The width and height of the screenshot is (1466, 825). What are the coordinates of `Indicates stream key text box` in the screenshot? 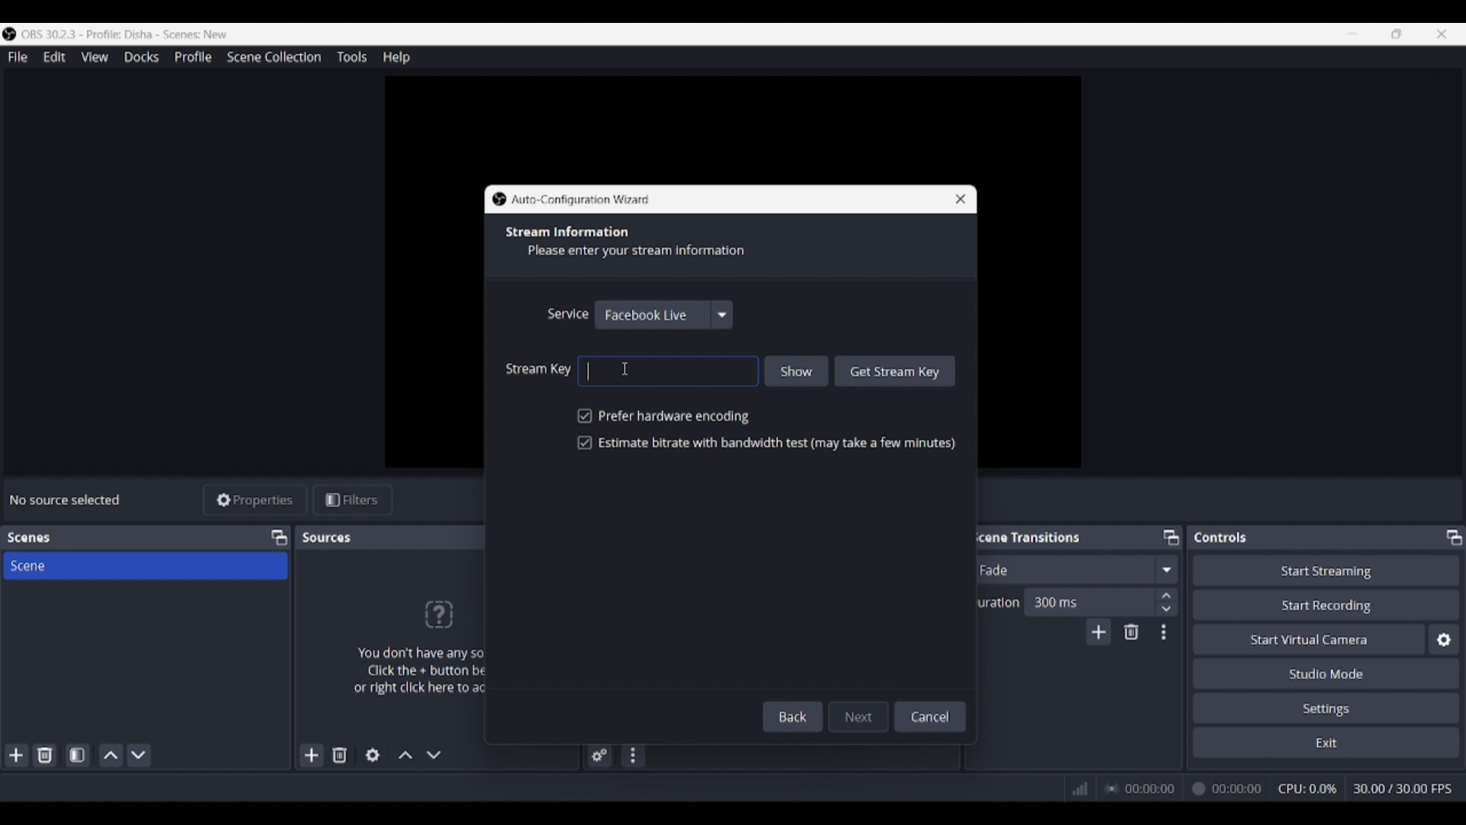 It's located at (539, 368).